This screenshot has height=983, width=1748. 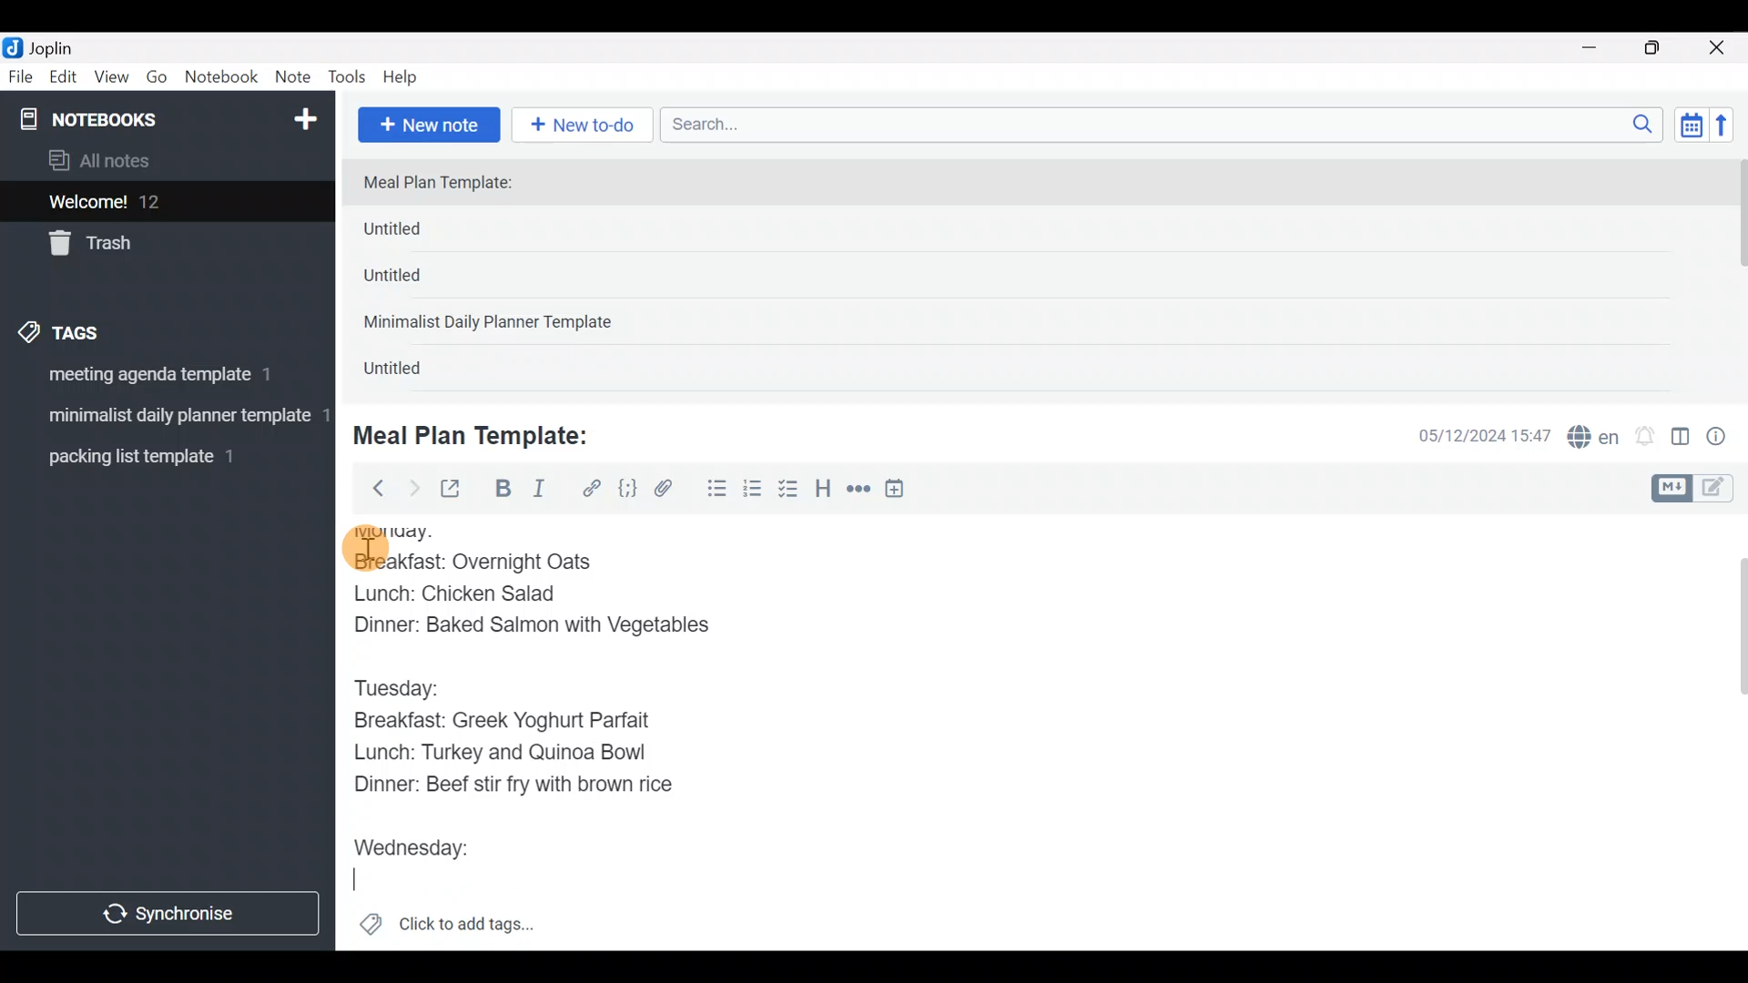 I want to click on Reverse sort, so click(x=1731, y=130).